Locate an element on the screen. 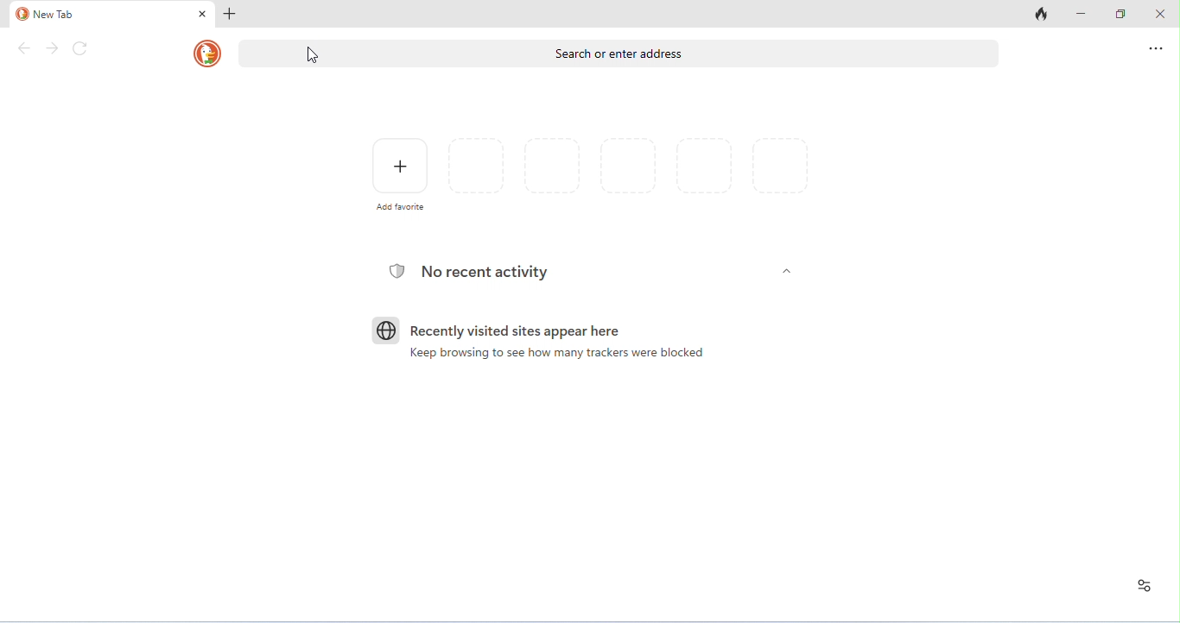  add favorite is located at coordinates (402, 174).